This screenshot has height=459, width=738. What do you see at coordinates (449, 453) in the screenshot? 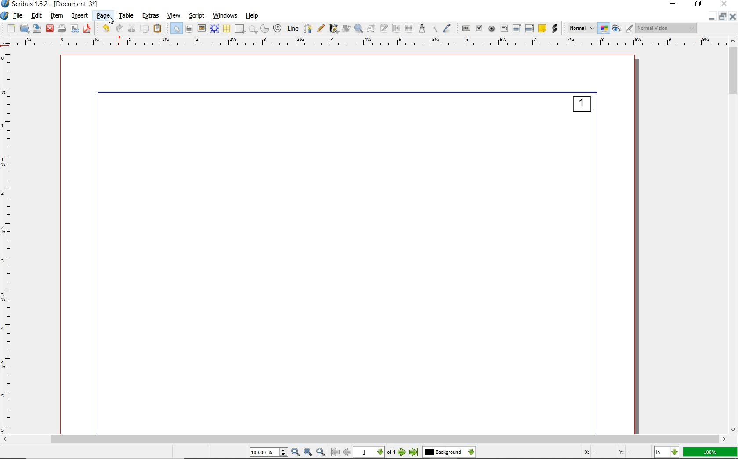
I see `select the current layer` at bounding box center [449, 453].